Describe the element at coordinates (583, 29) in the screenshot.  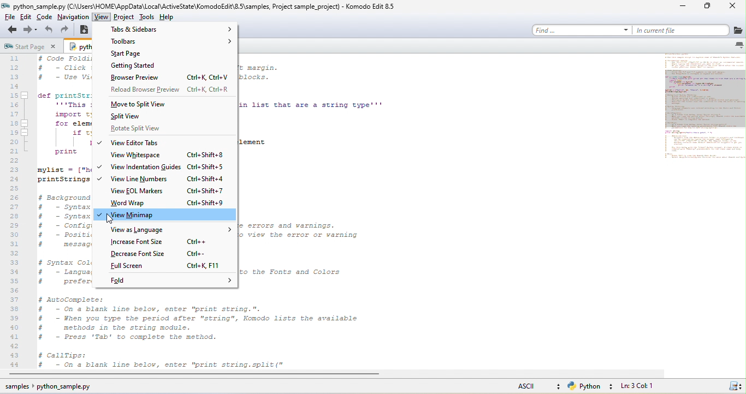
I see `find` at that location.